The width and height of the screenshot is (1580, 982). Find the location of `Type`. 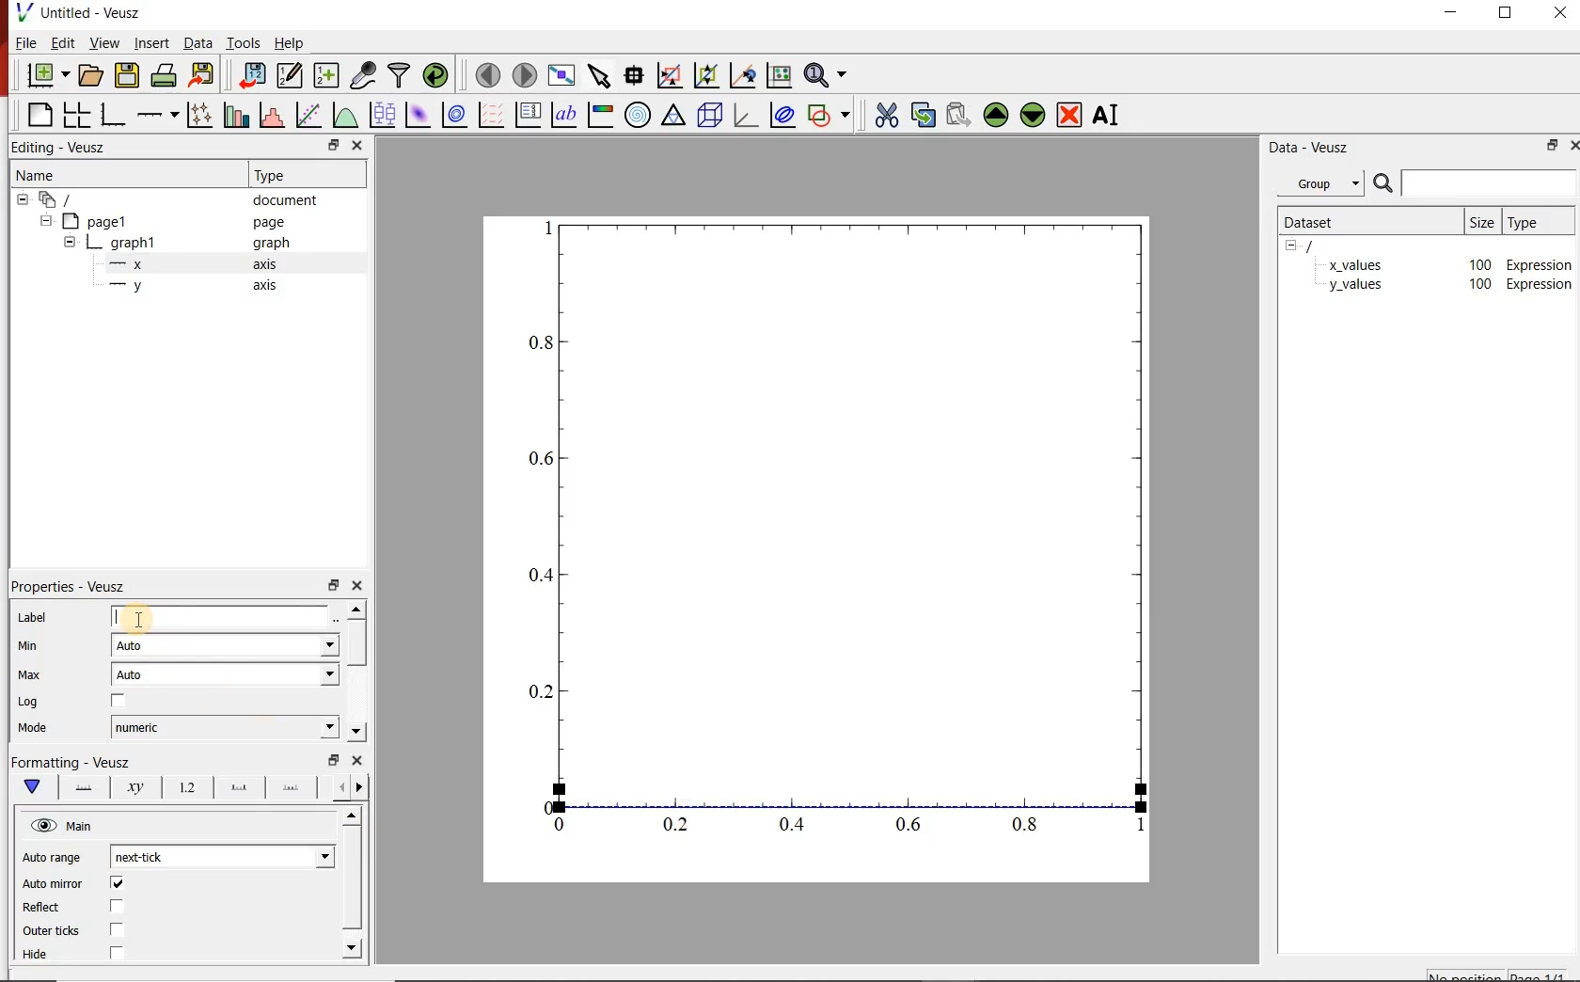

Type is located at coordinates (283, 175).